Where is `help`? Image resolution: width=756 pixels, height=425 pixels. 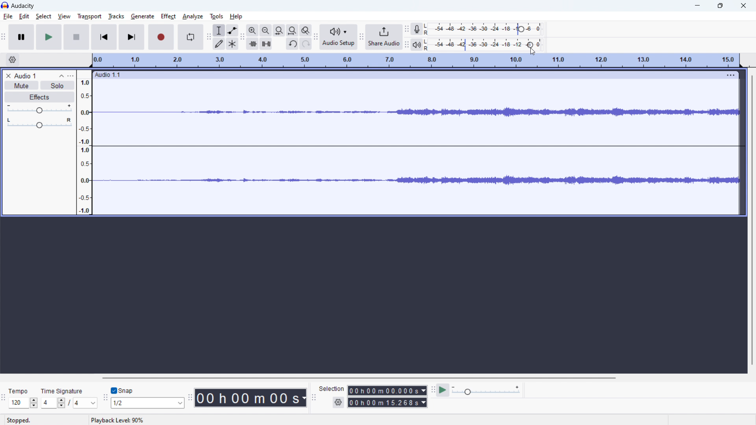 help is located at coordinates (236, 17).